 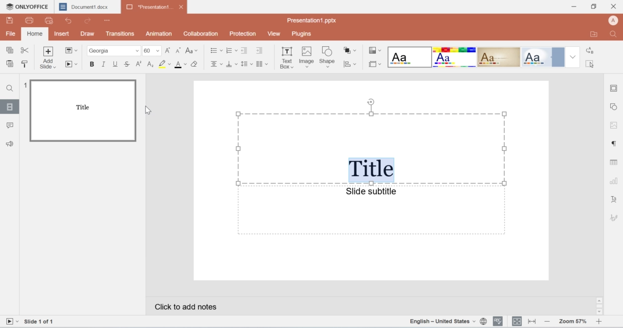 I want to click on slides, so click(x=10, y=108).